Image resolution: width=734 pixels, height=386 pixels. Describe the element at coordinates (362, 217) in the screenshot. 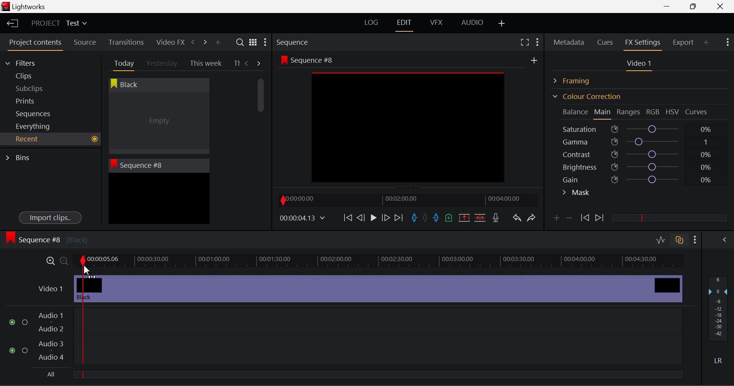

I see `Go Back` at that location.